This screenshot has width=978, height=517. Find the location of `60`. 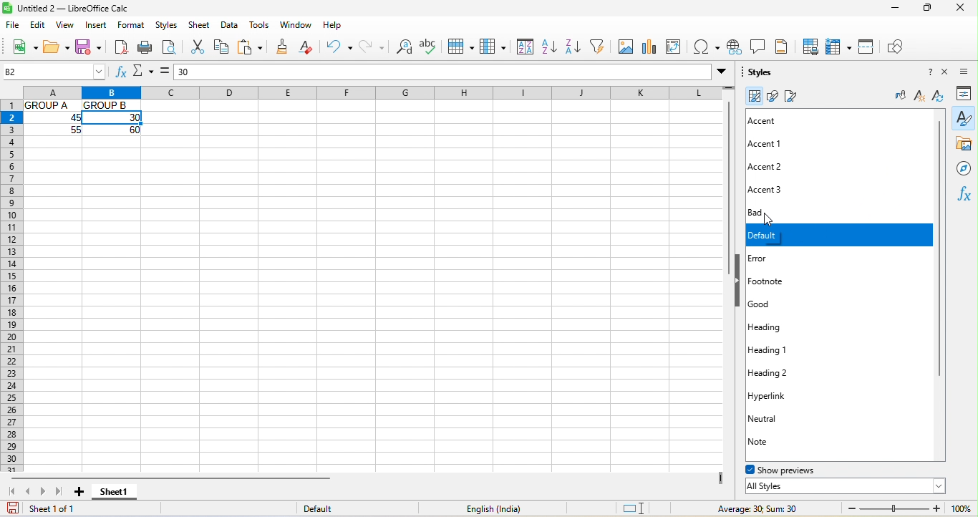

60 is located at coordinates (125, 130).